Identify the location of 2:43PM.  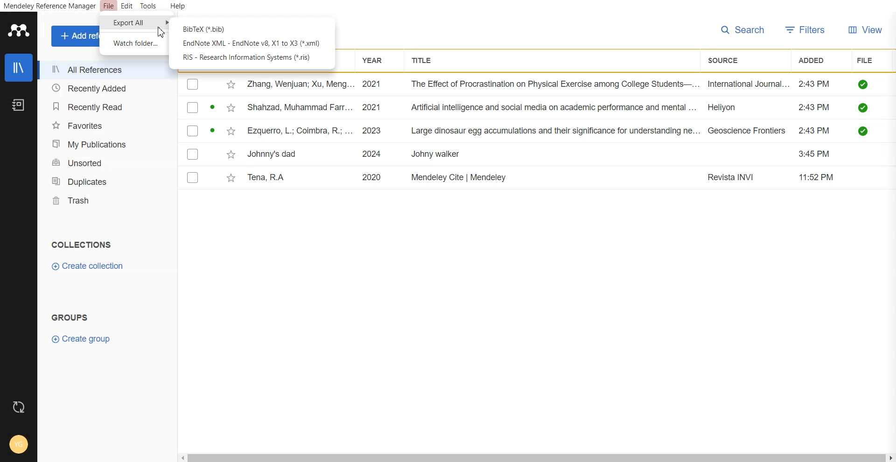
(814, 107).